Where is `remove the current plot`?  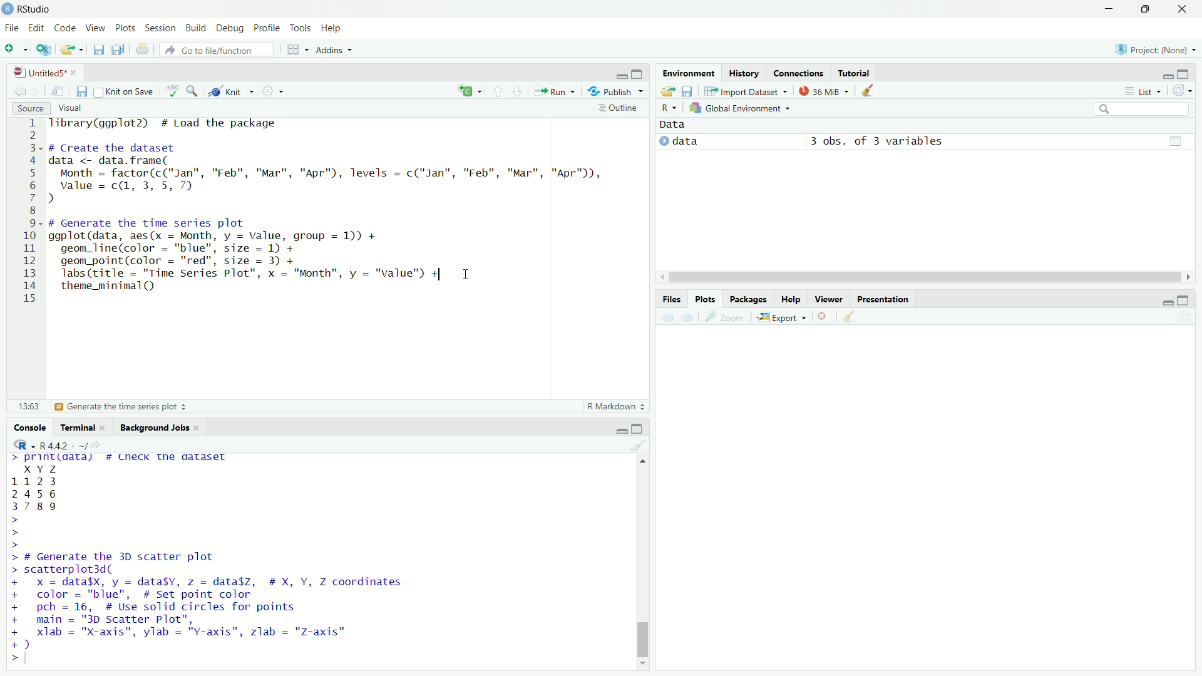 remove the current plot is located at coordinates (824, 316).